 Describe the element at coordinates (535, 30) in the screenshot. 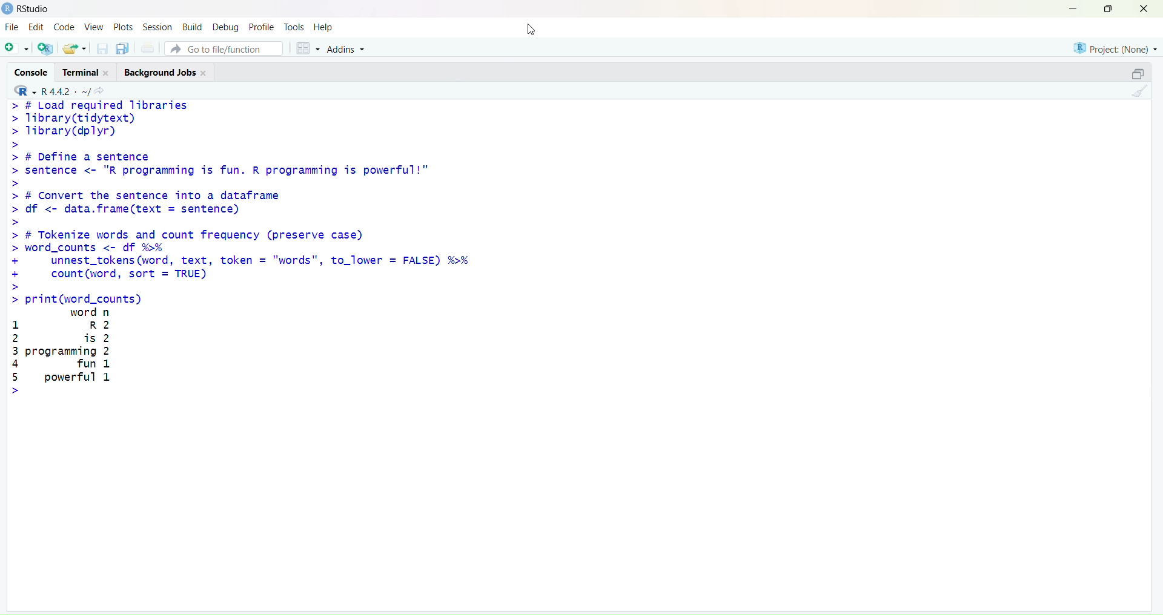

I see `cursor` at that location.